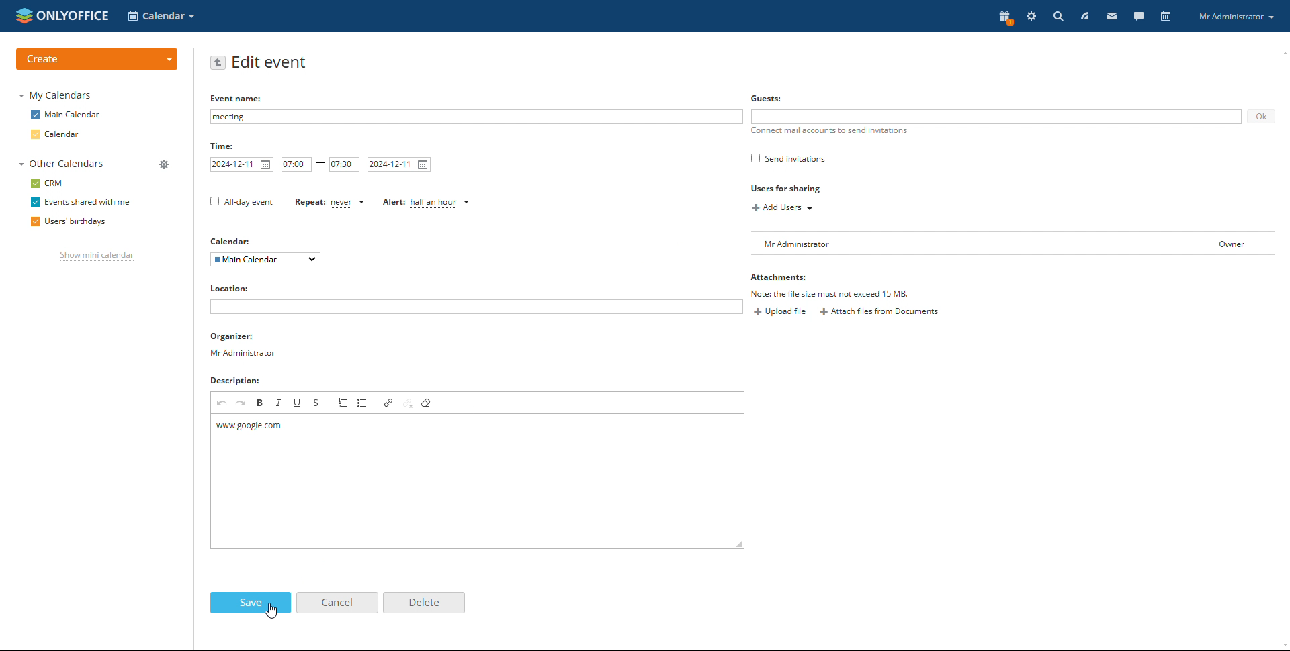  Describe the element at coordinates (98, 256) in the screenshot. I see `show mini calendar` at that location.